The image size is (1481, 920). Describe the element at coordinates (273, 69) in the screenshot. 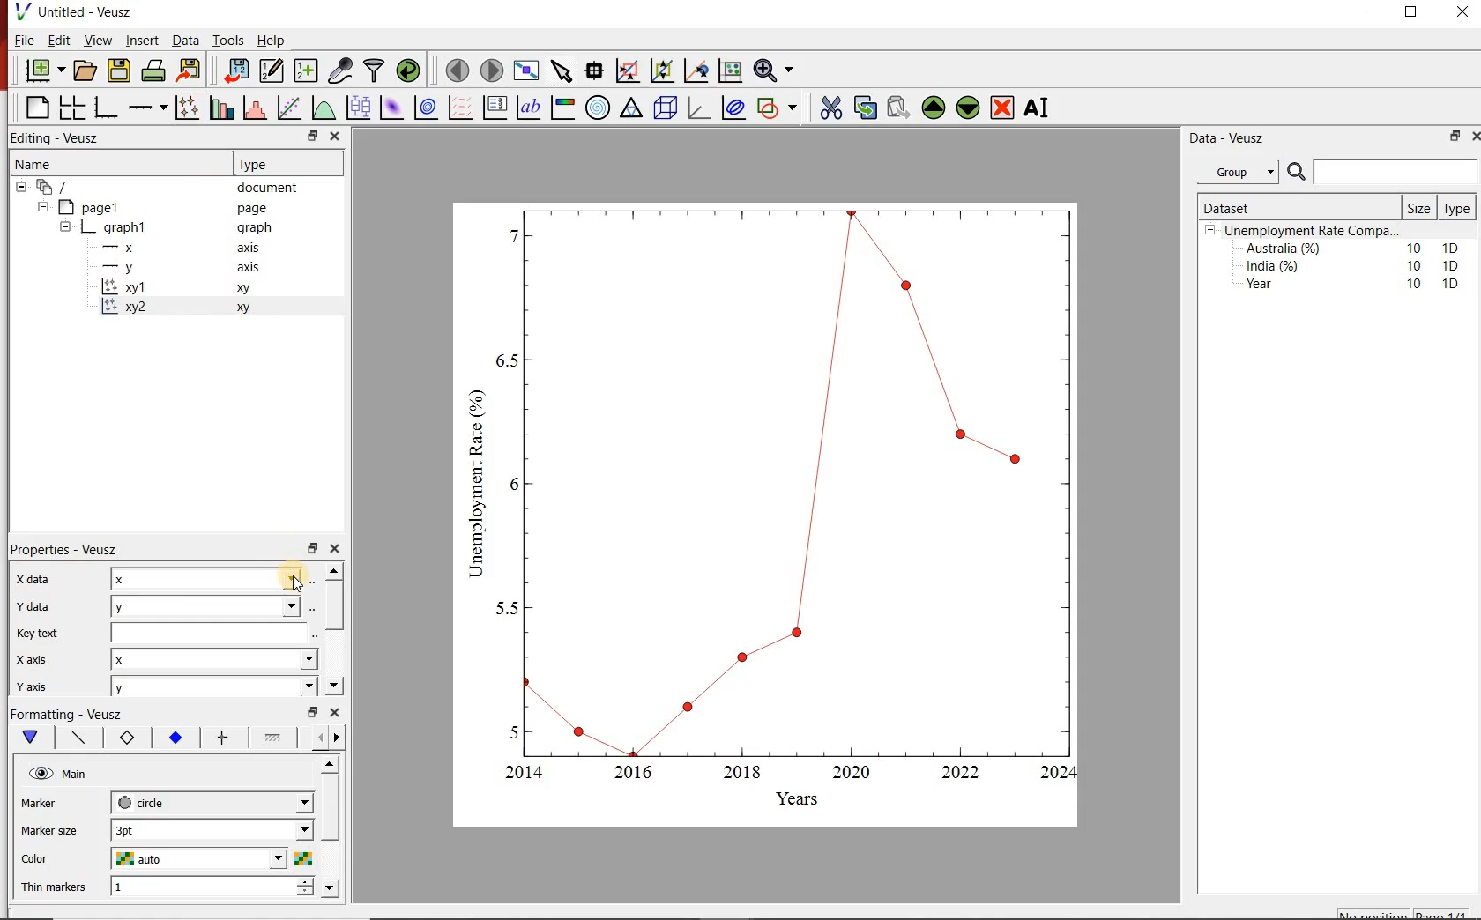

I see `edit and enter new datasets` at that location.